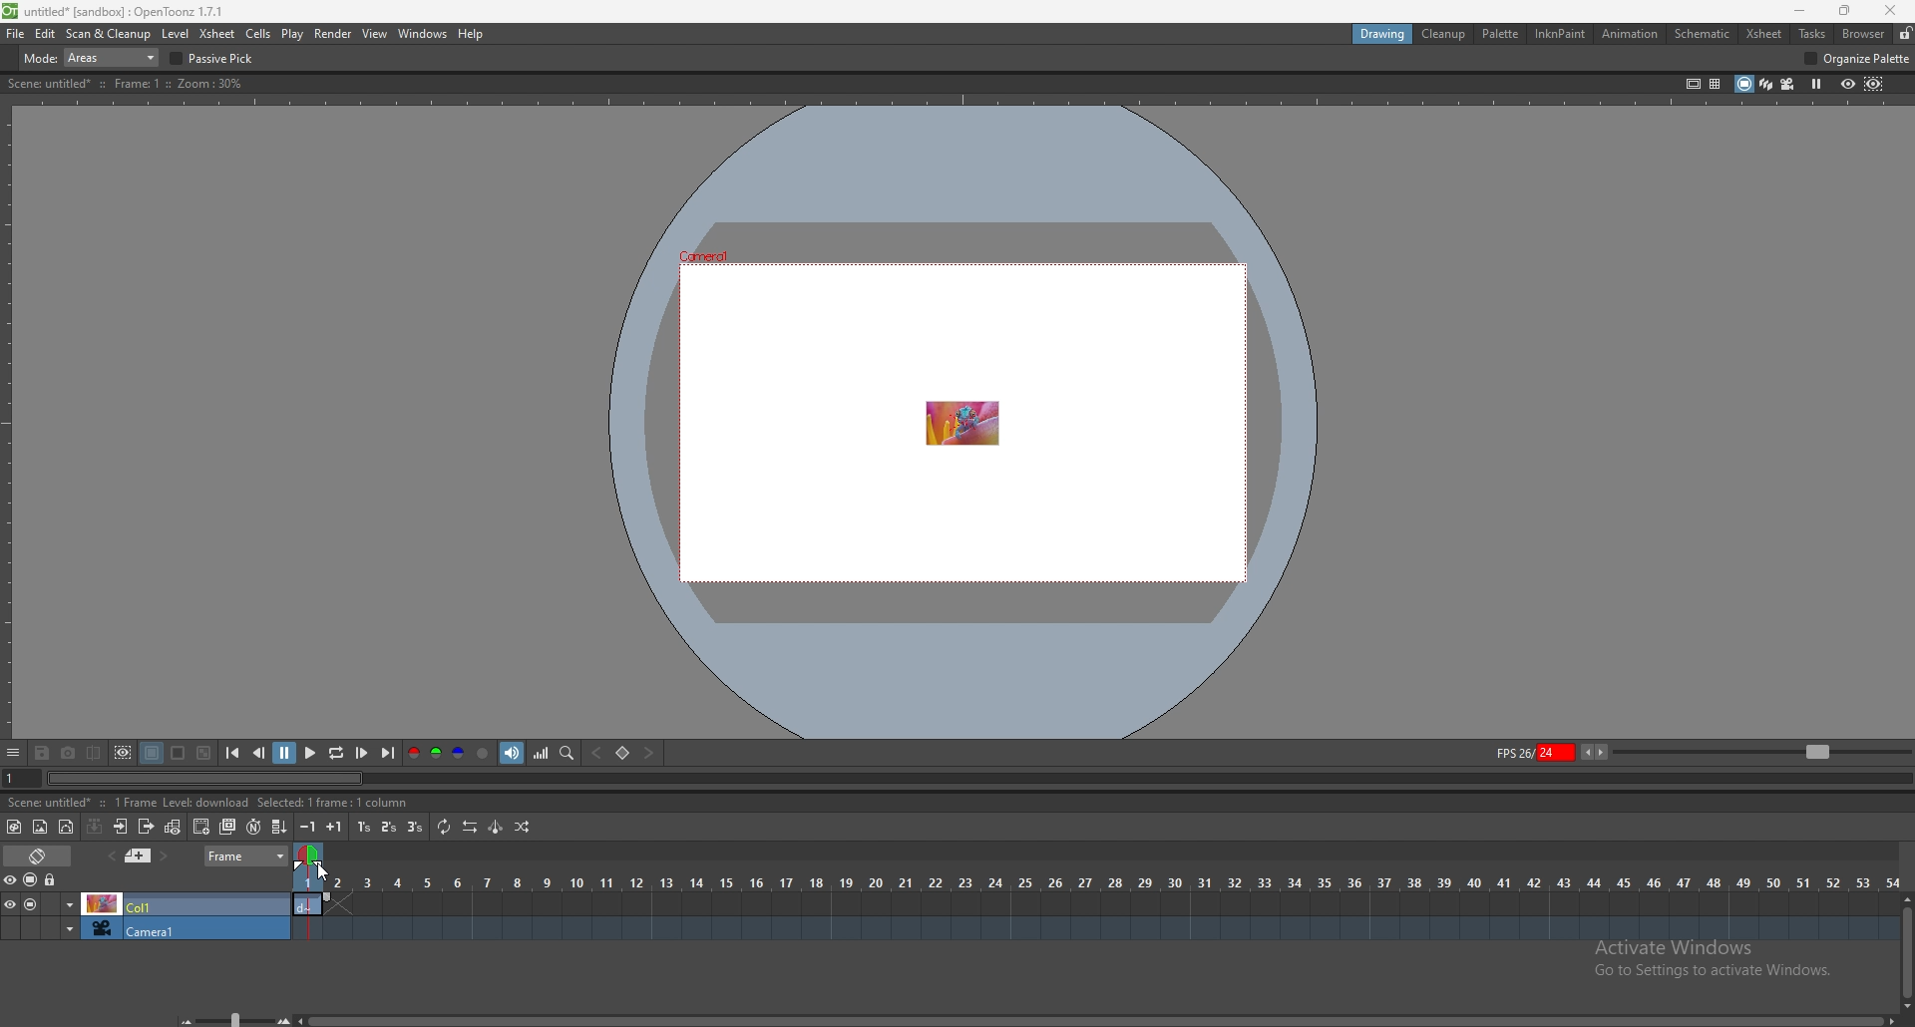 This screenshot has height=1027, width=1915. What do you see at coordinates (228, 827) in the screenshot?
I see `duplicate drawing` at bounding box center [228, 827].